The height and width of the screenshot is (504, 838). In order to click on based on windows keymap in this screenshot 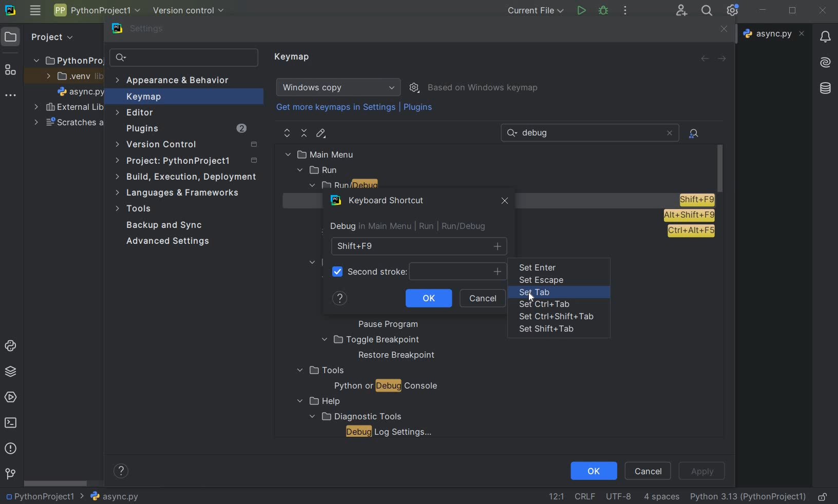, I will do `click(484, 88)`.